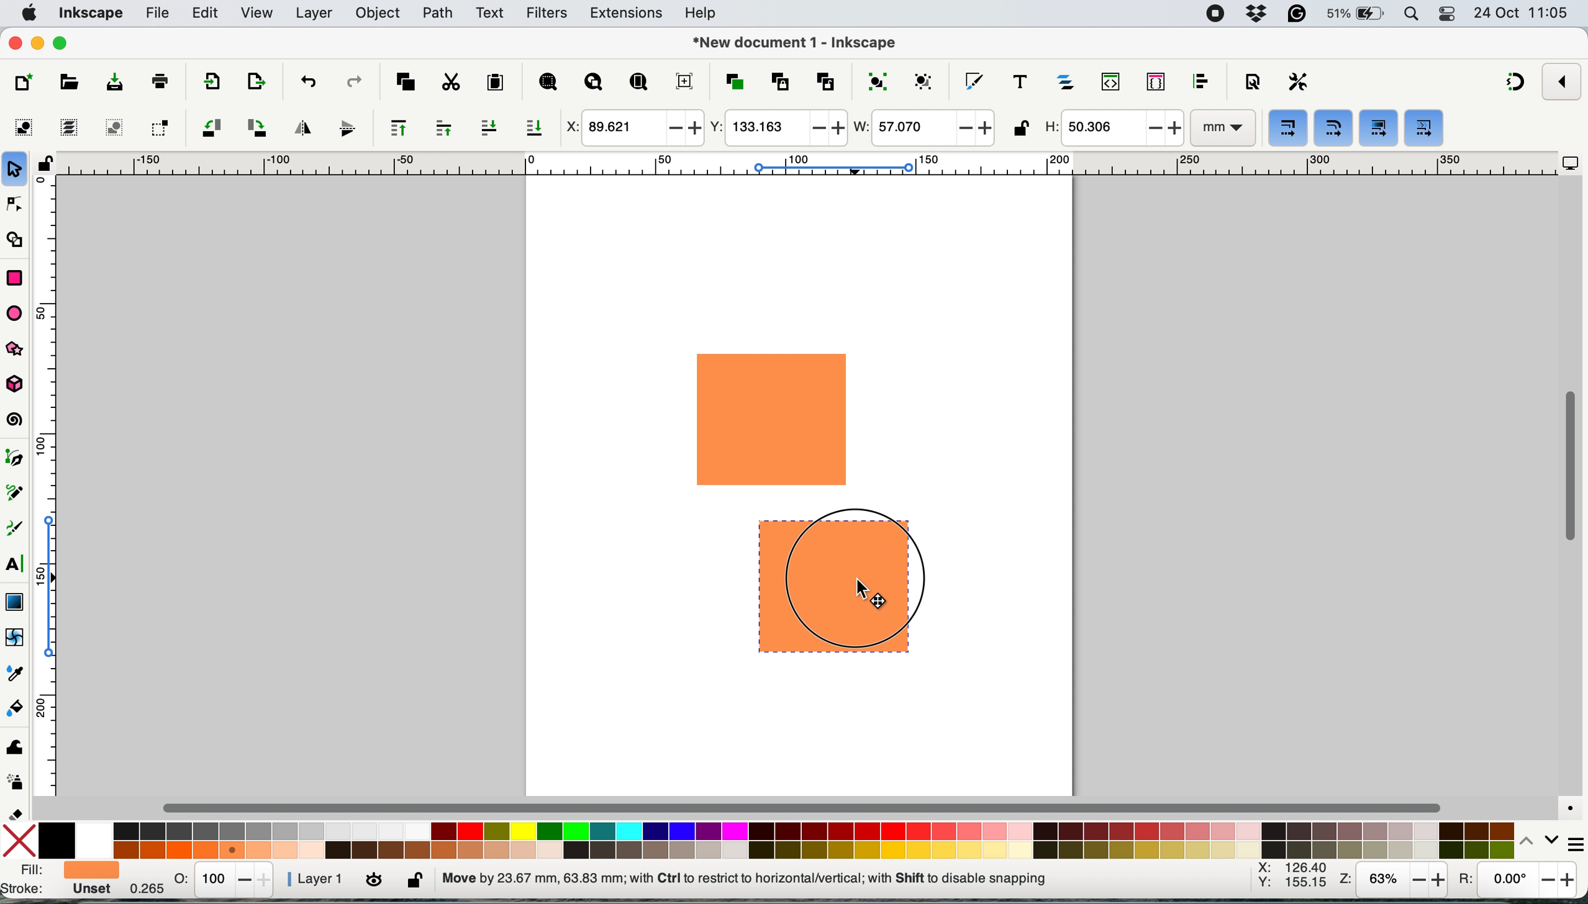 Image resolution: width=1588 pixels, height=904 pixels. I want to click on toggle current layer visibility, so click(376, 881).